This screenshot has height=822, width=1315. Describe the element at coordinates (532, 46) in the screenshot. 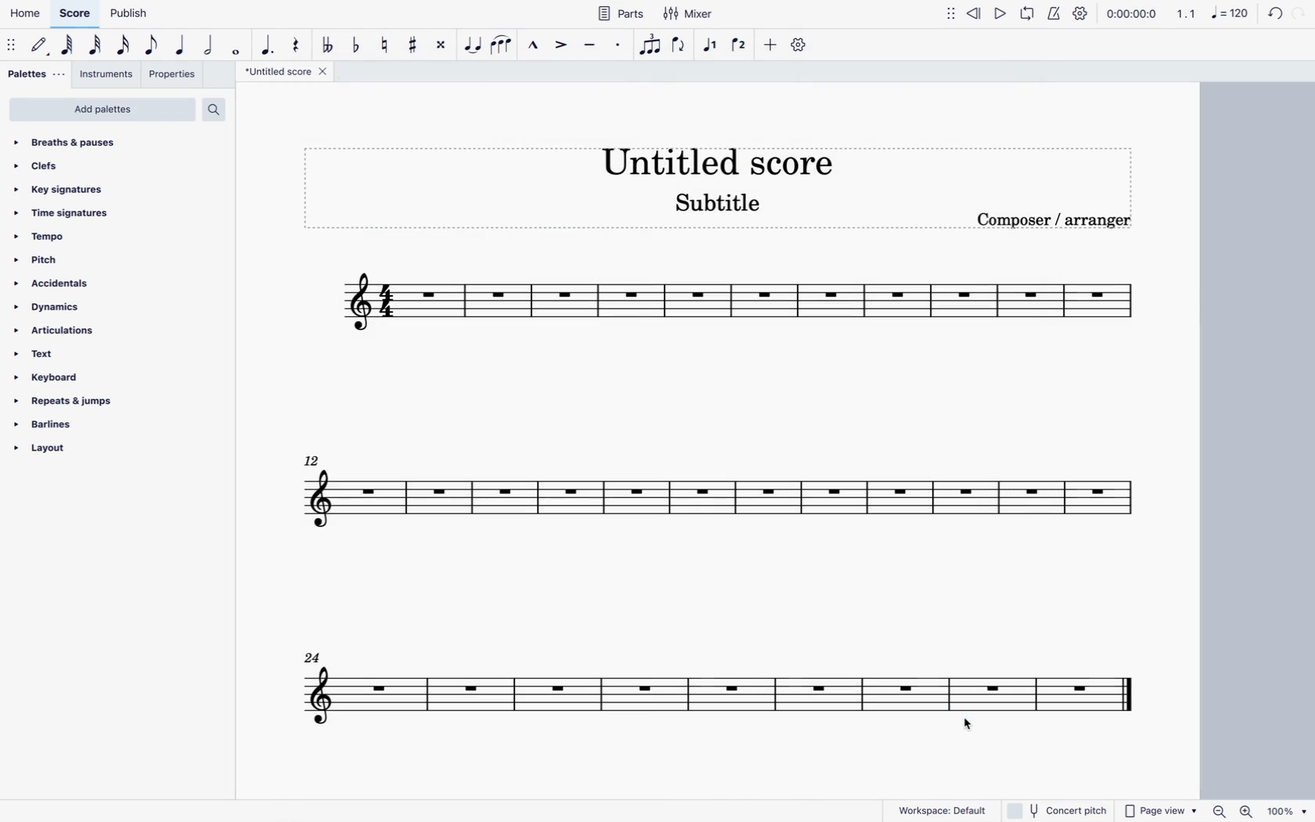

I see `marcatto` at that location.